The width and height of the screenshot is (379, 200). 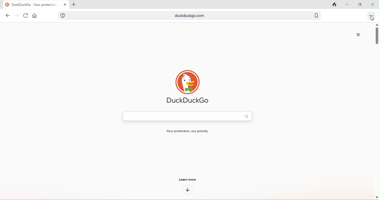 What do you see at coordinates (360, 4) in the screenshot?
I see `maximize` at bounding box center [360, 4].